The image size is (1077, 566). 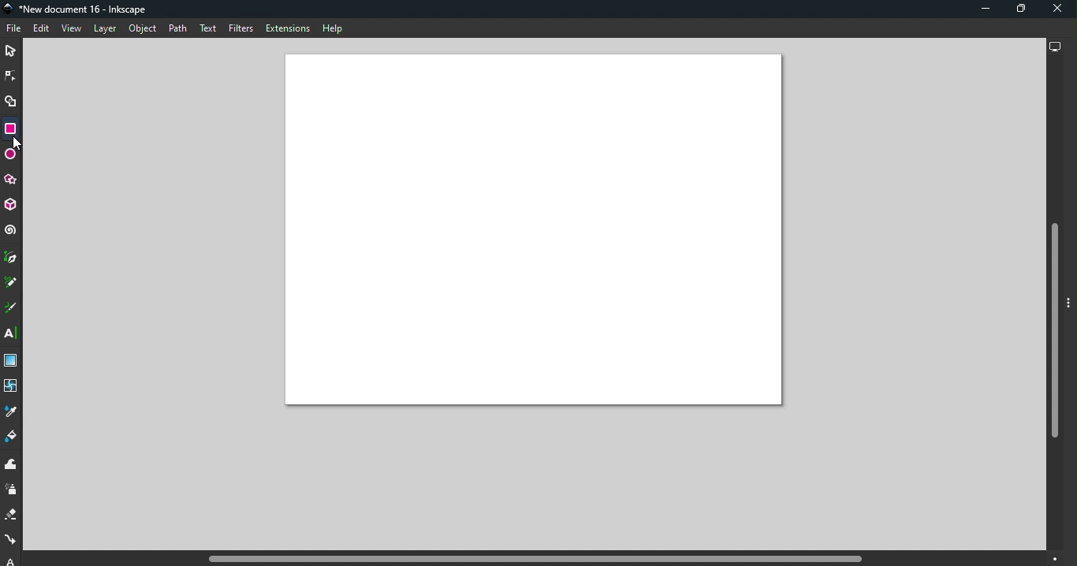 What do you see at coordinates (11, 230) in the screenshot?
I see `Spiral tool` at bounding box center [11, 230].